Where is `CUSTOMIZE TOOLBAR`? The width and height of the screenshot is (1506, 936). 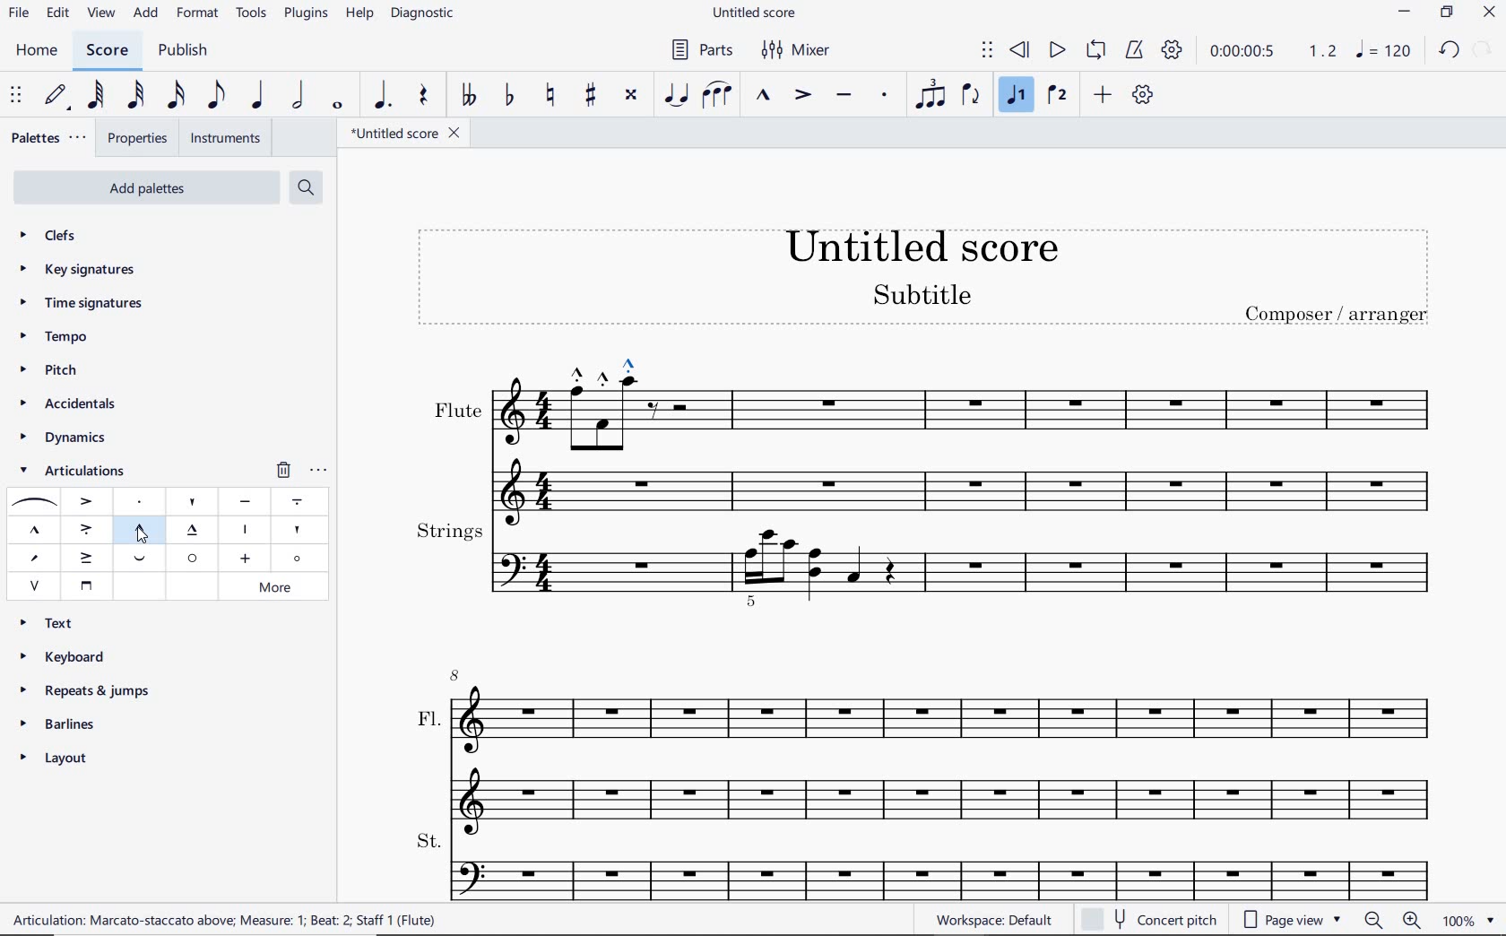 CUSTOMIZE TOOLBAR is located at coordinates (1146, 95).